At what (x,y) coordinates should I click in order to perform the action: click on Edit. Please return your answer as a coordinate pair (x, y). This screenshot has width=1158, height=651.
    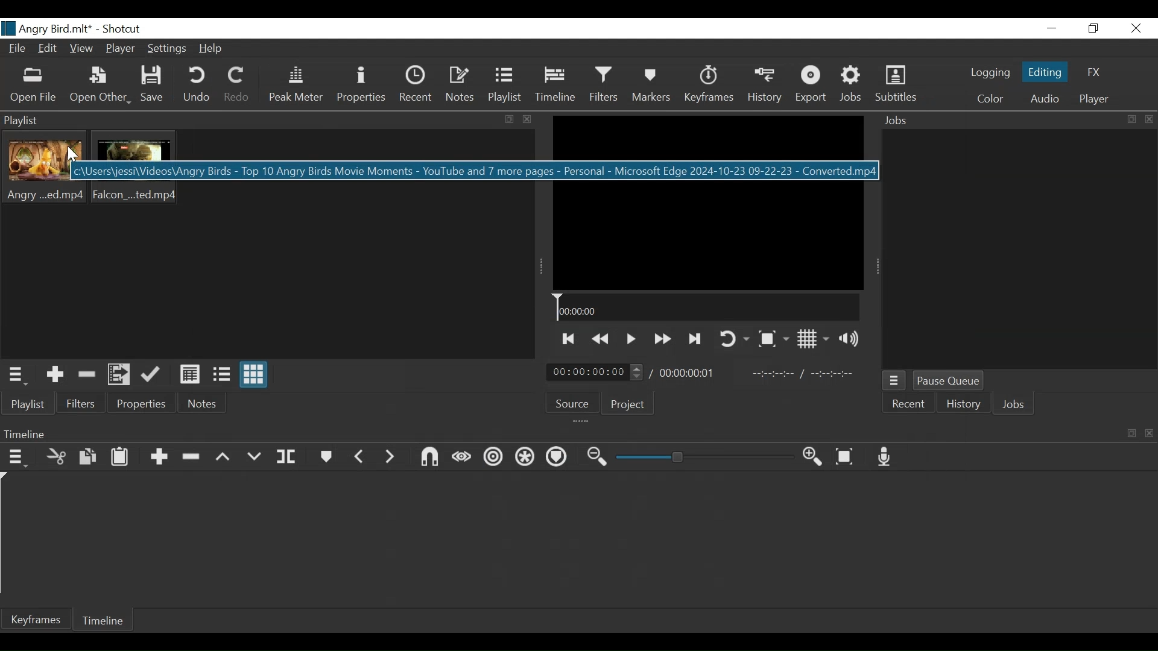
    Looking at the image, I should click on (49, 49).